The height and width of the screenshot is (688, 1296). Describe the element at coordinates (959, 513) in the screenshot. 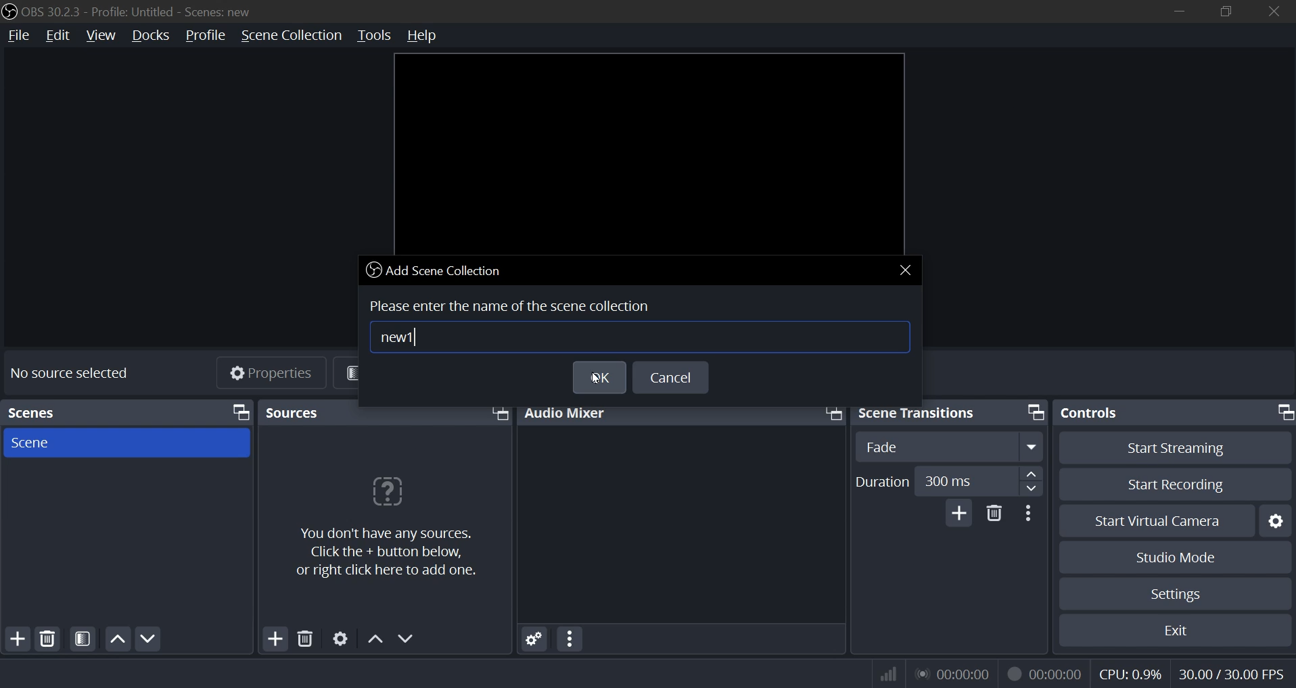

I see `add` at that location.